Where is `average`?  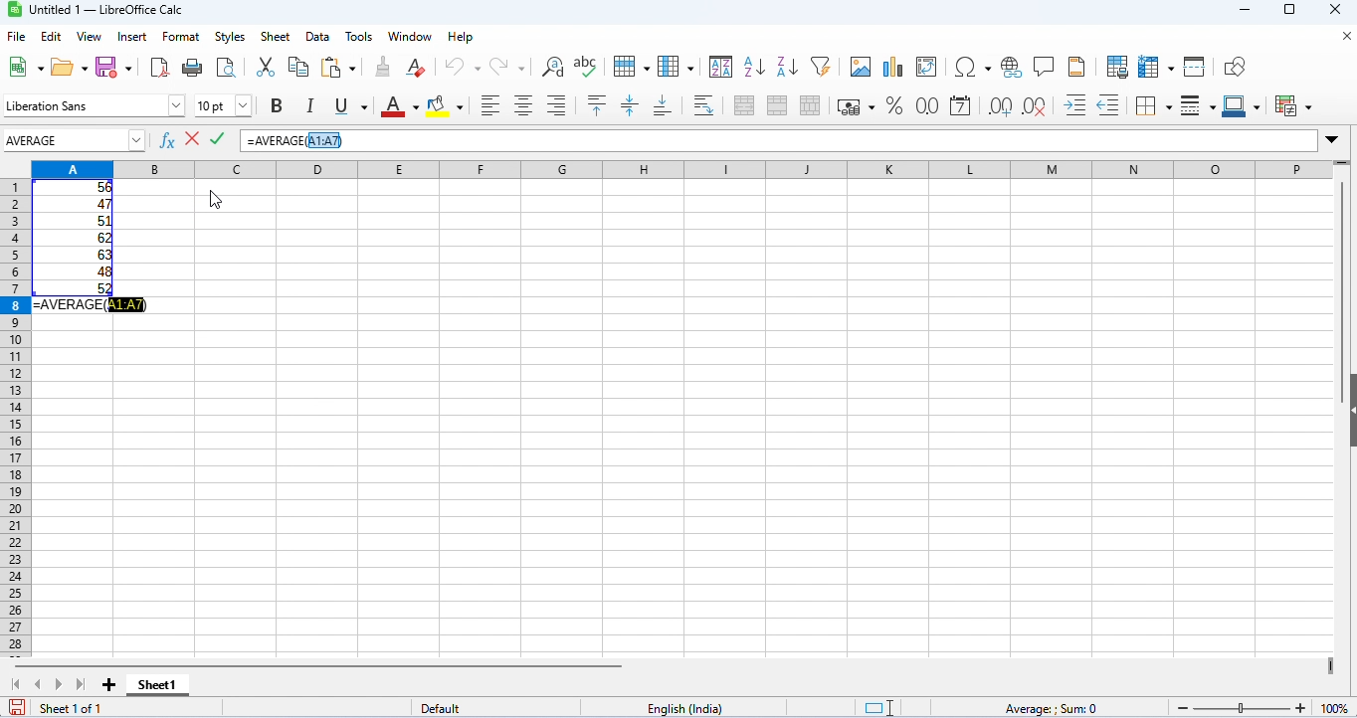
average is located at coordinates (64, 140).